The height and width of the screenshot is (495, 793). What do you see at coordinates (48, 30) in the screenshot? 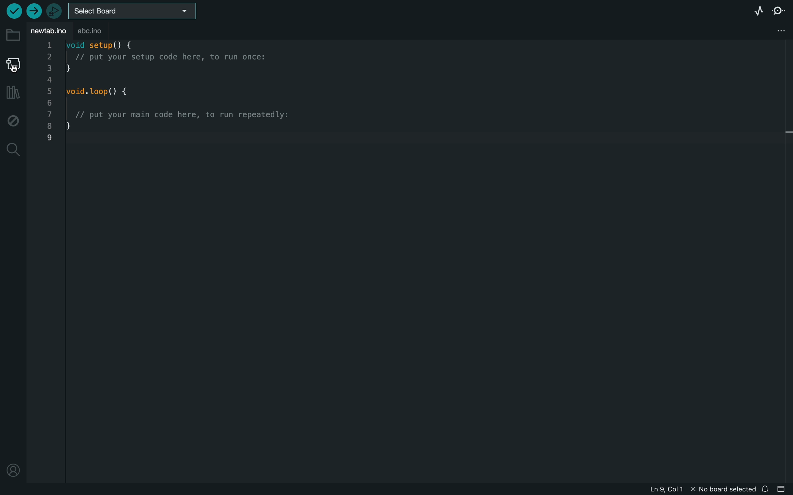
I see `file tab` at bounding box center [48, 30].